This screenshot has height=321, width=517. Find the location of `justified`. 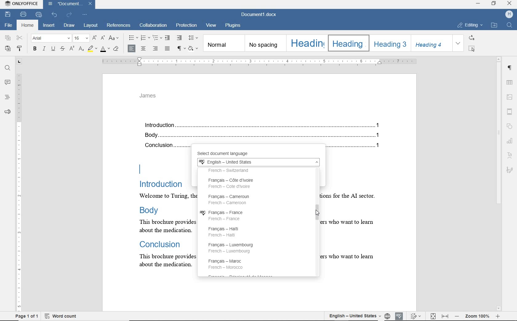

justified is located at coordinates (168, 49).